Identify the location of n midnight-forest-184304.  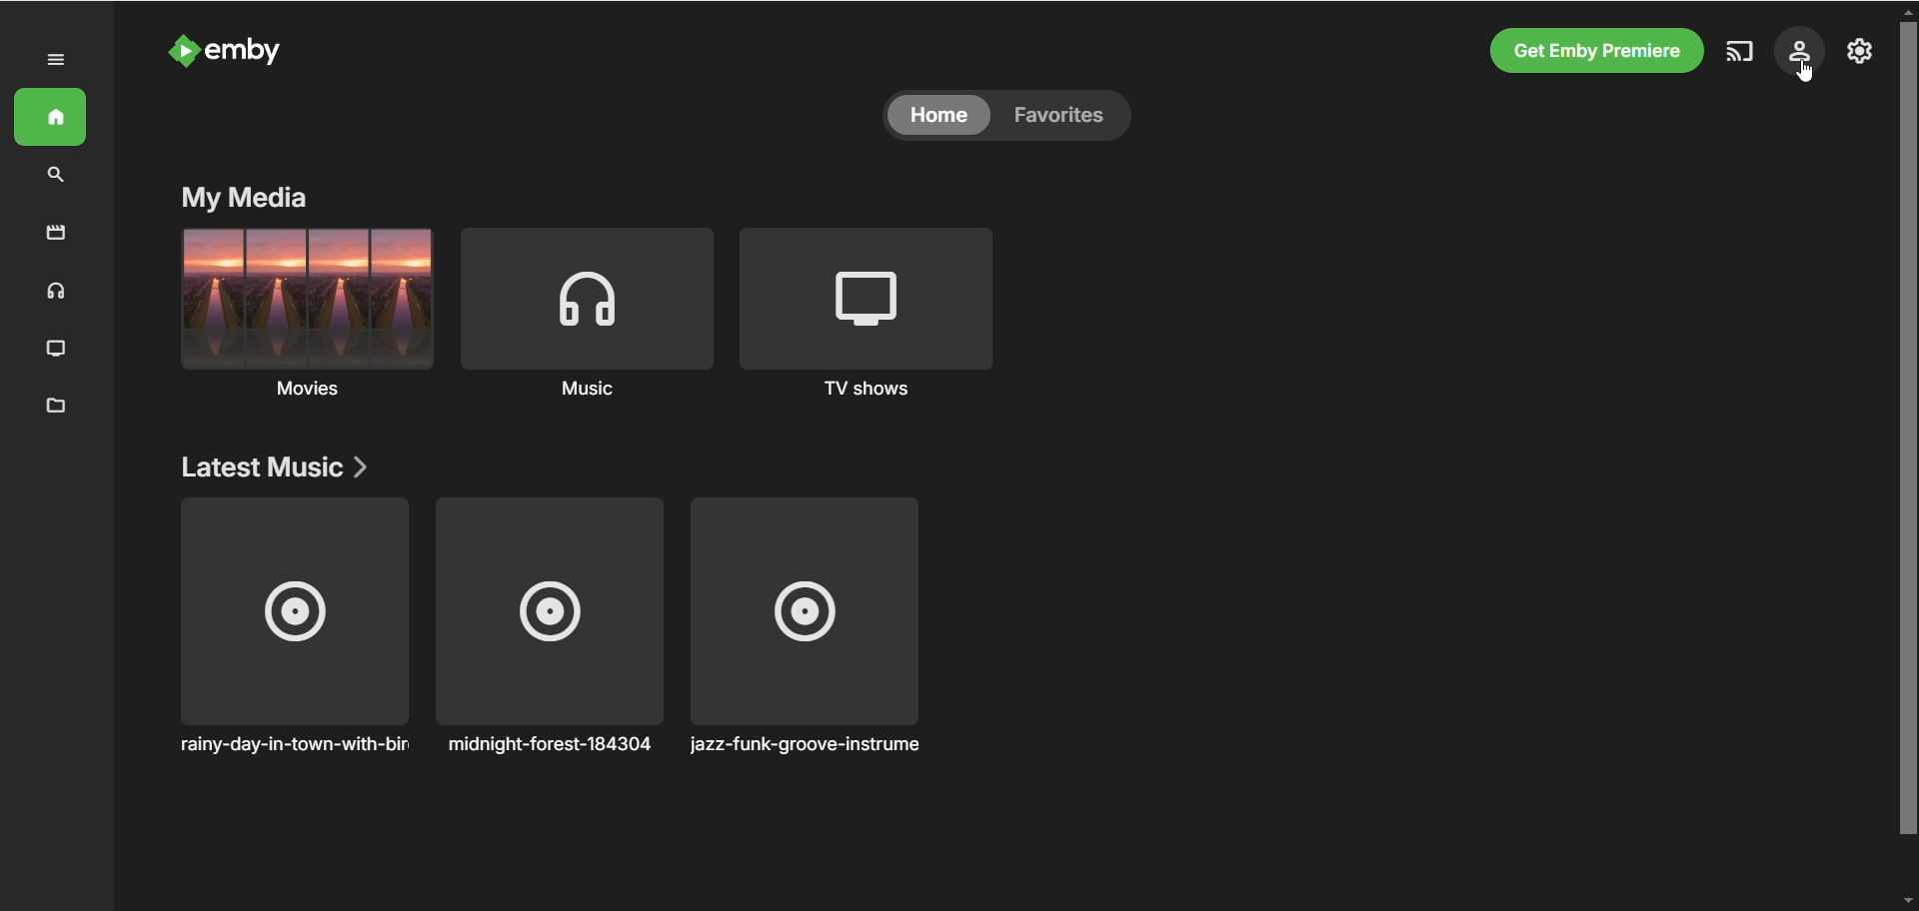
(547, 627).